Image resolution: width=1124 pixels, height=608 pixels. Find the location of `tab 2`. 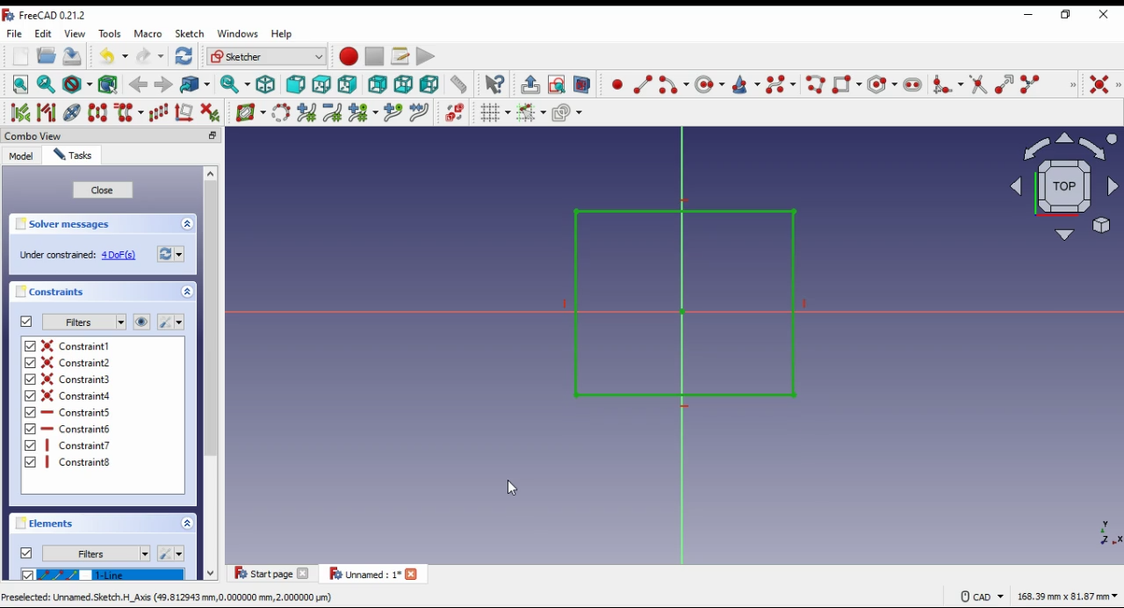

tab 2 is located at coordinates (374, 574).